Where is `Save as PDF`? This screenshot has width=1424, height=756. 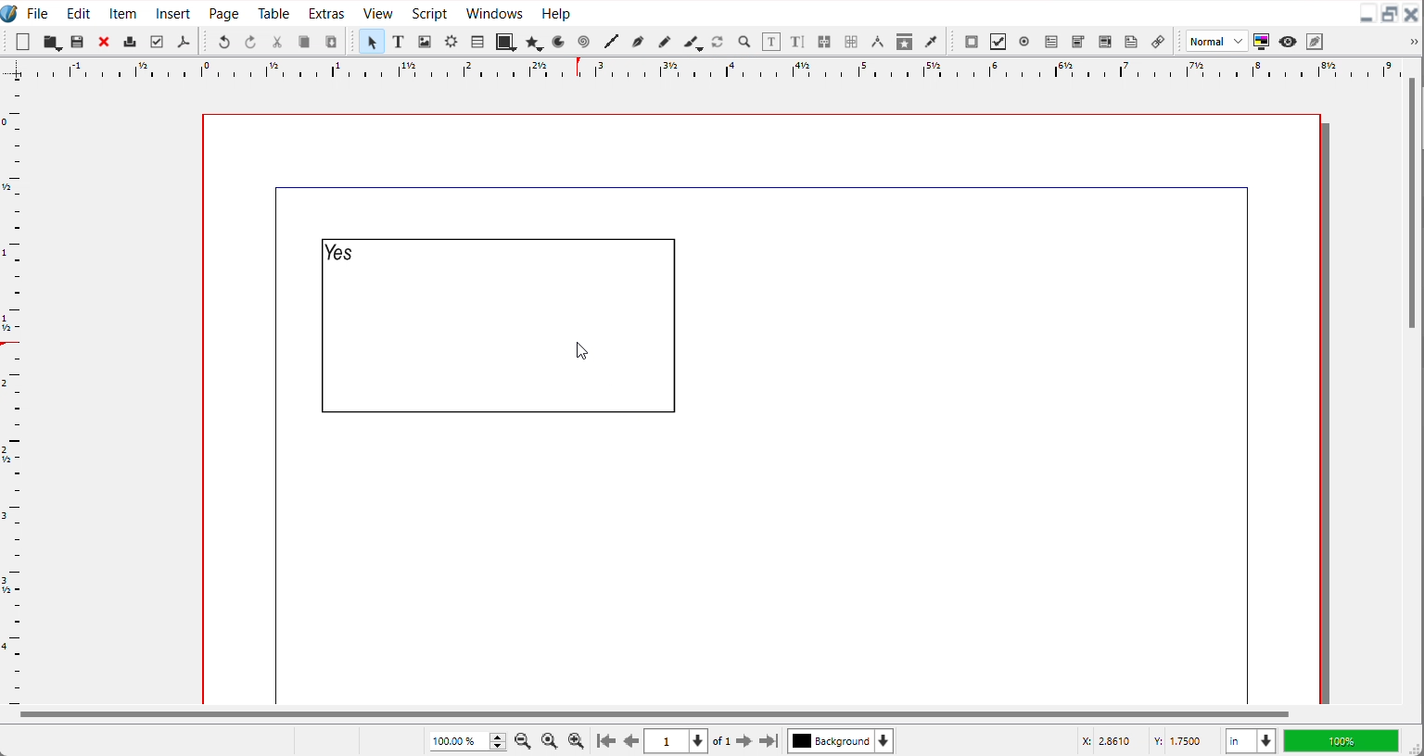
Save as PDF is located at coordinates (183, 42).